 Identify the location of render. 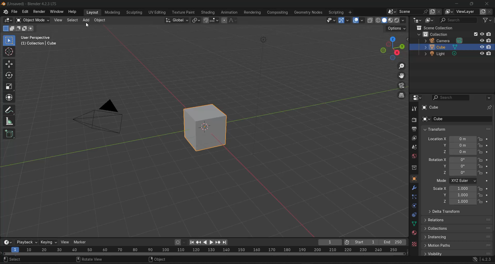
(38, 12).